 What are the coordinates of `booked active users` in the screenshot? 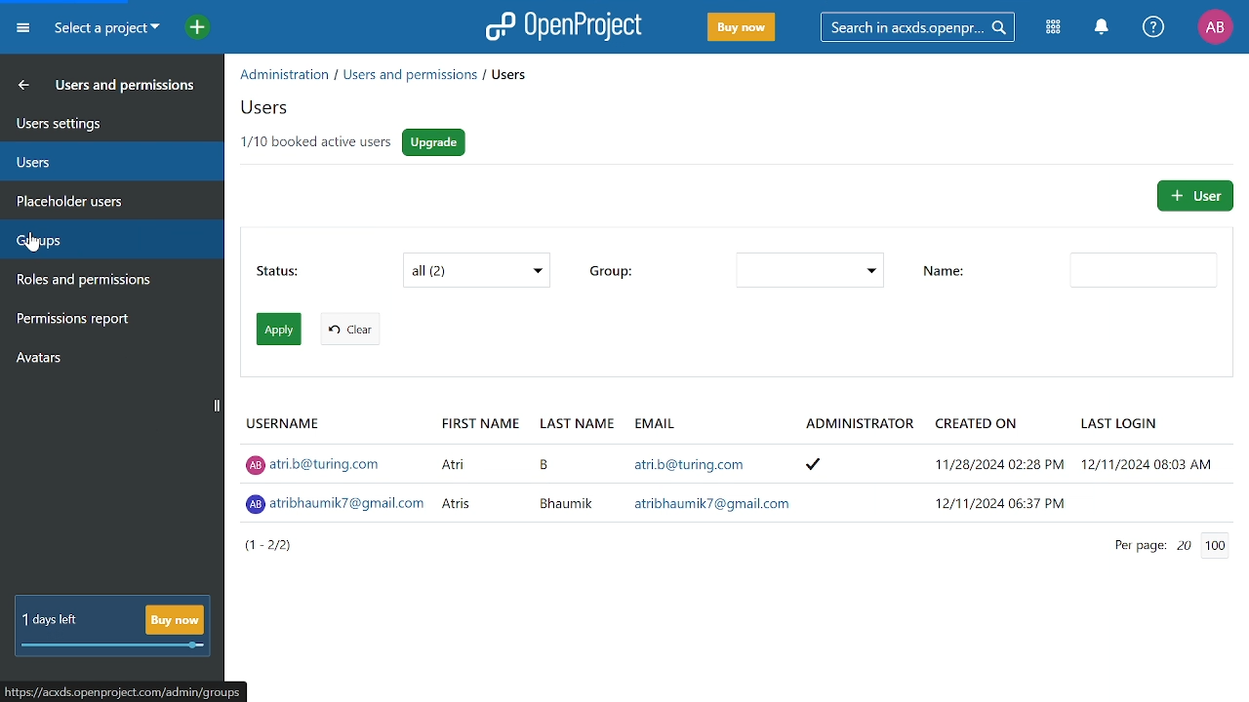 It's located at (318, 141).